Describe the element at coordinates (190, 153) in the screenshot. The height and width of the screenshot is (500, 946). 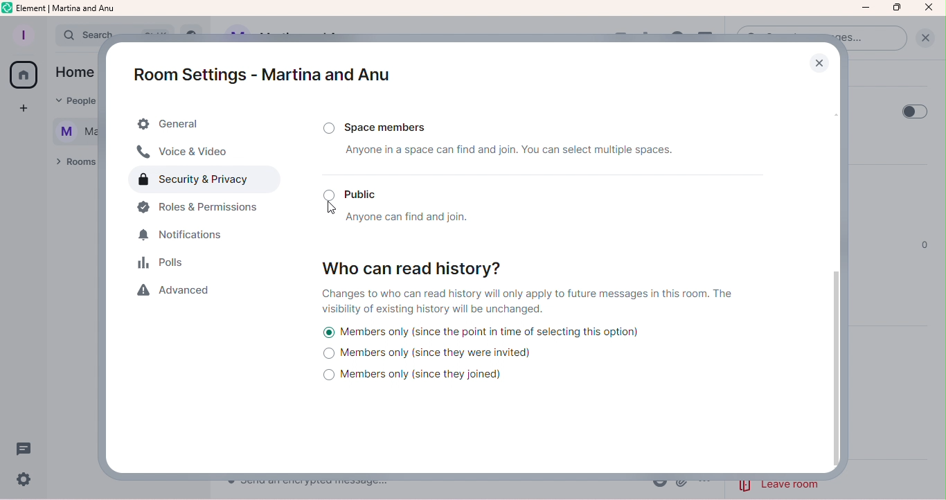
I see `Voice and video` at that location.